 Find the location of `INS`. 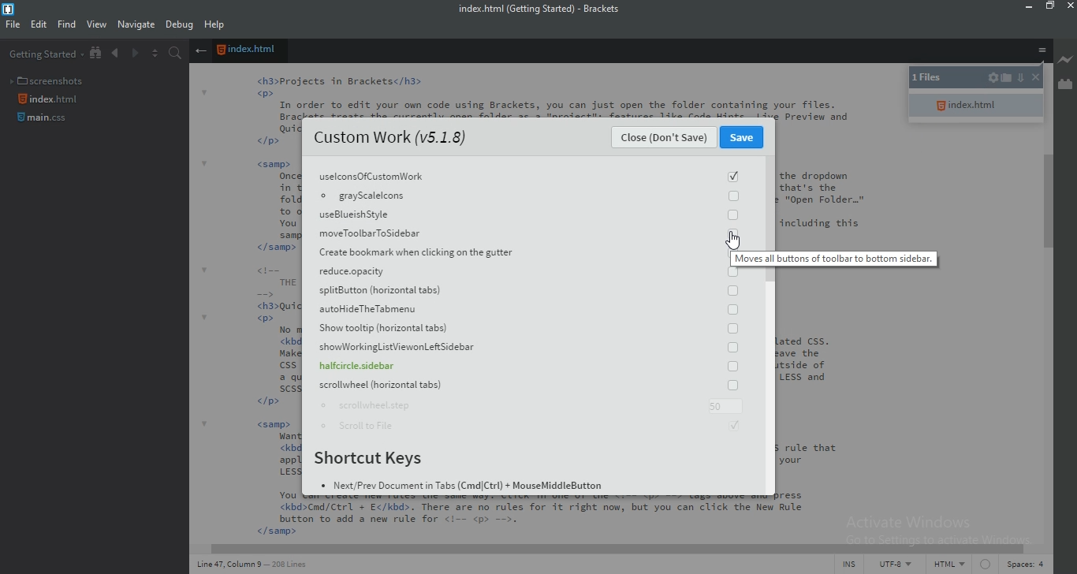

INS is located at coordinates (852, 565).